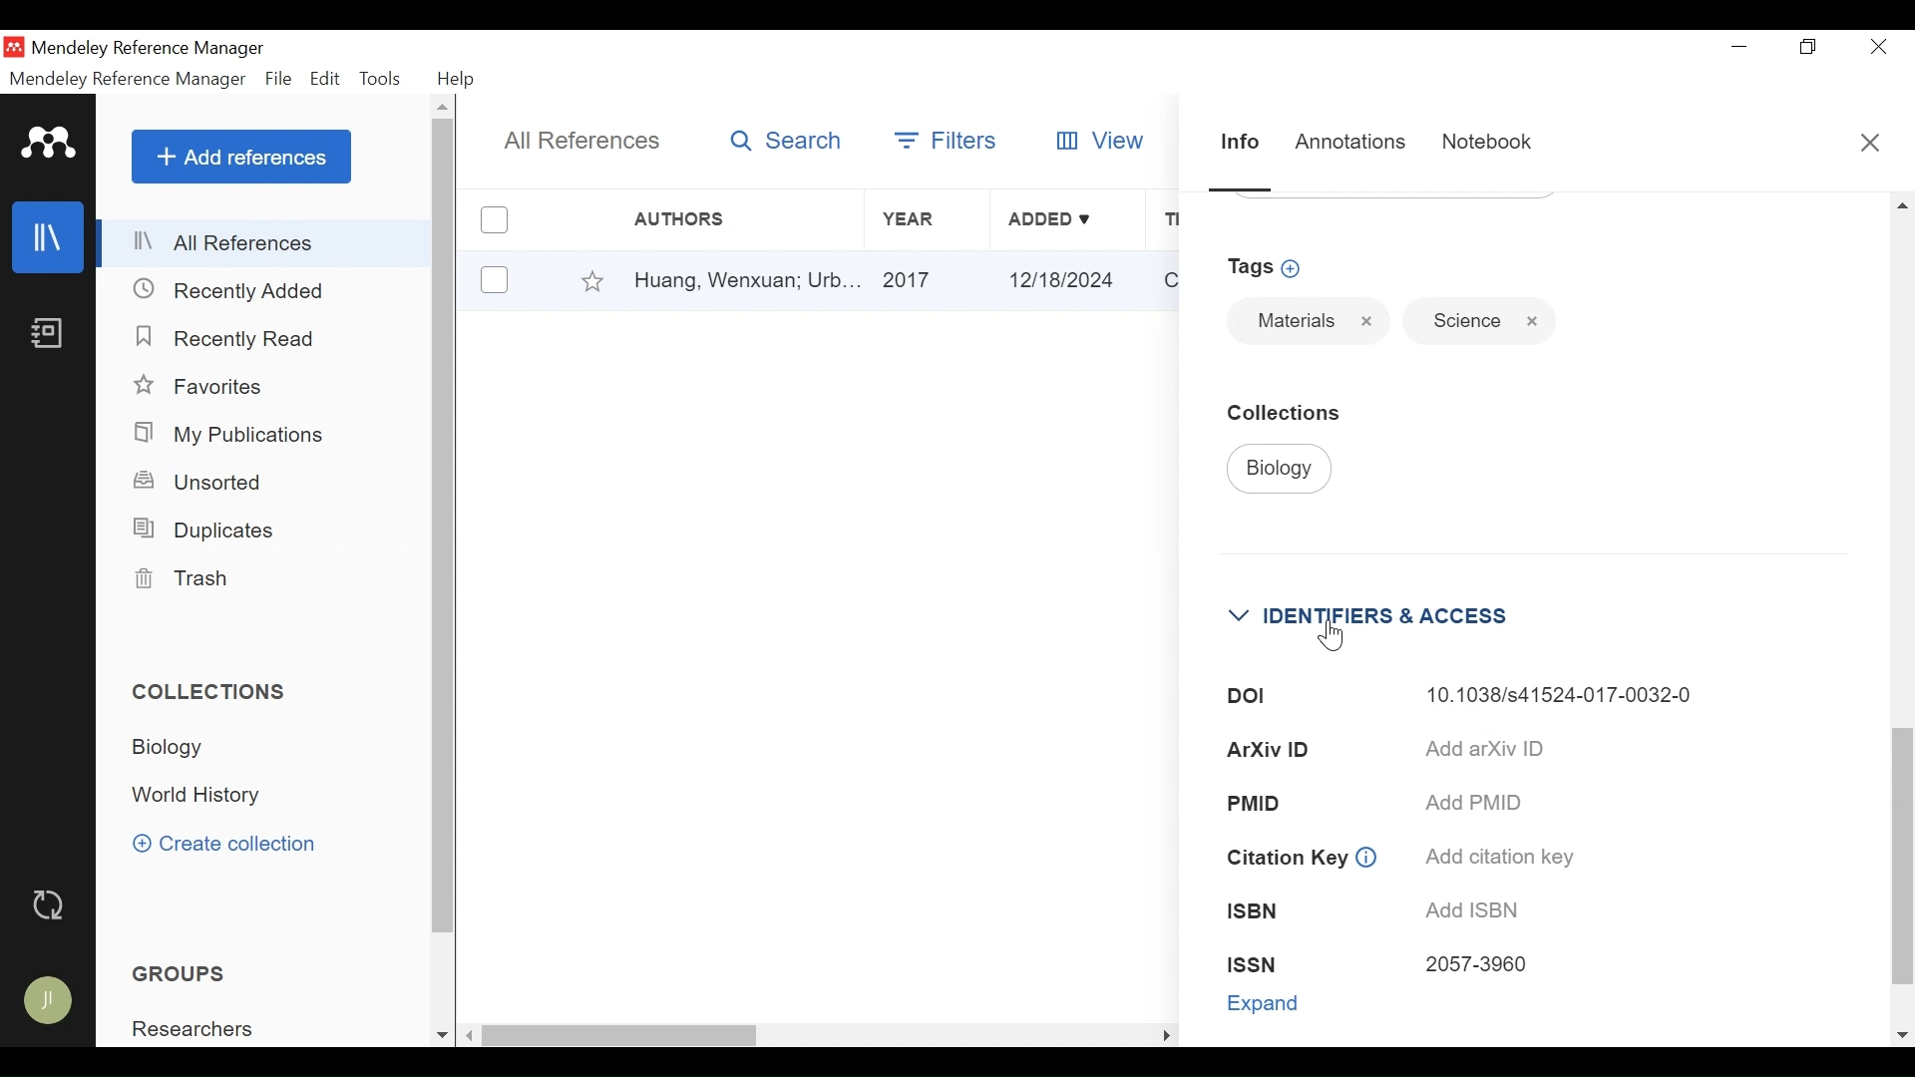 The image size is (1915, 1077). Describe the element at coordinates (179, 973) in the screenshot. I see `Groups` at that location.